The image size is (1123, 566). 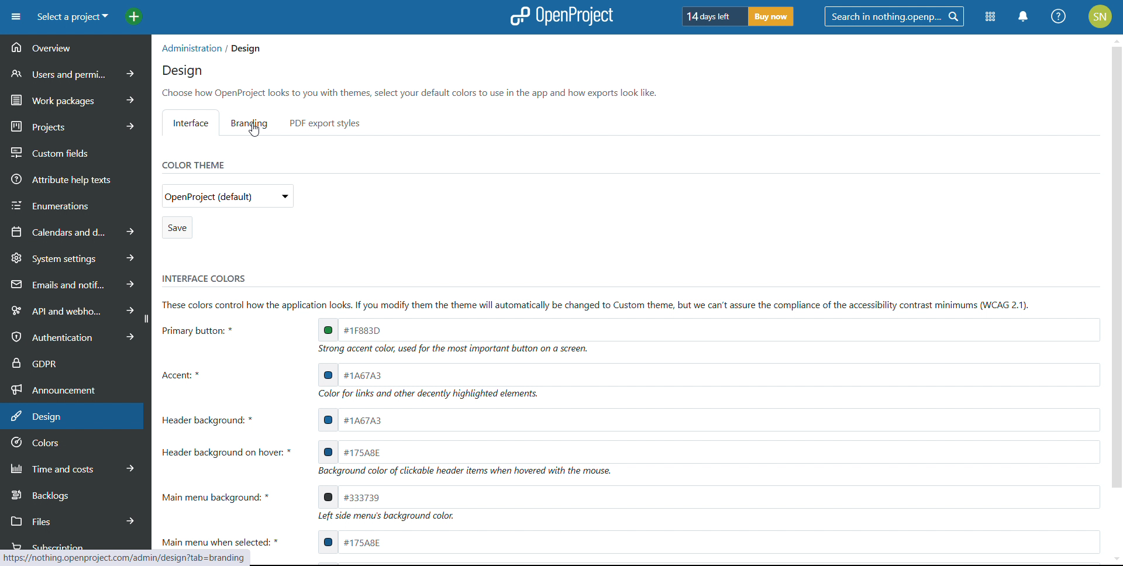 What do you see at coordinates (75, 388) in the screenshot?
I see `announcement` at bounding box center [75, 388].